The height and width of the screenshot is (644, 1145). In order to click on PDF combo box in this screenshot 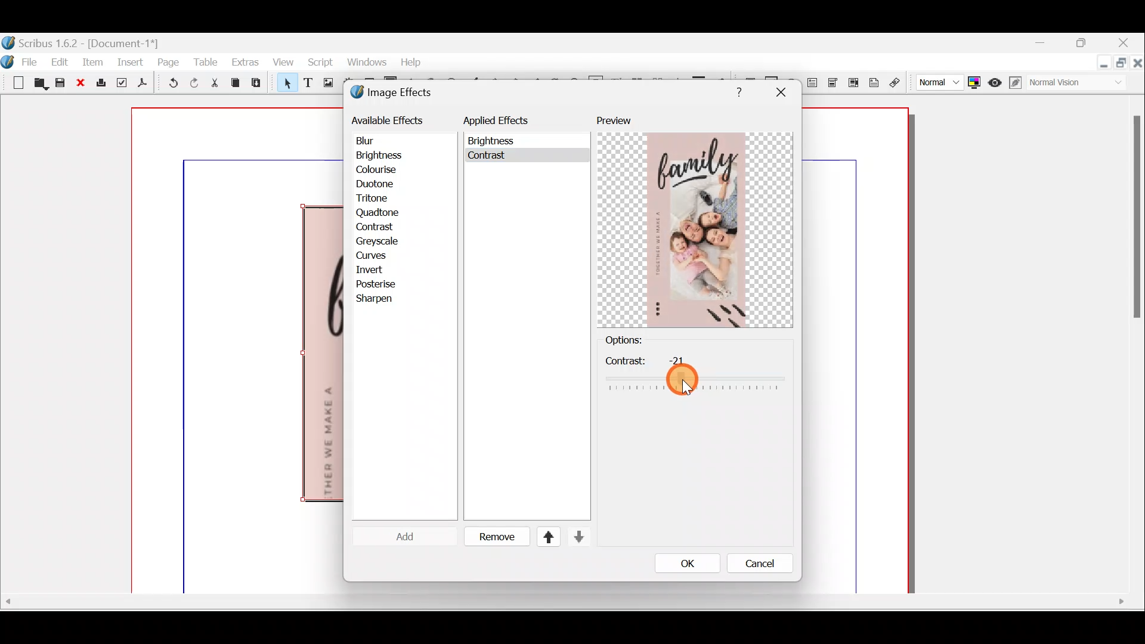, I will do `click(834, 83)`.